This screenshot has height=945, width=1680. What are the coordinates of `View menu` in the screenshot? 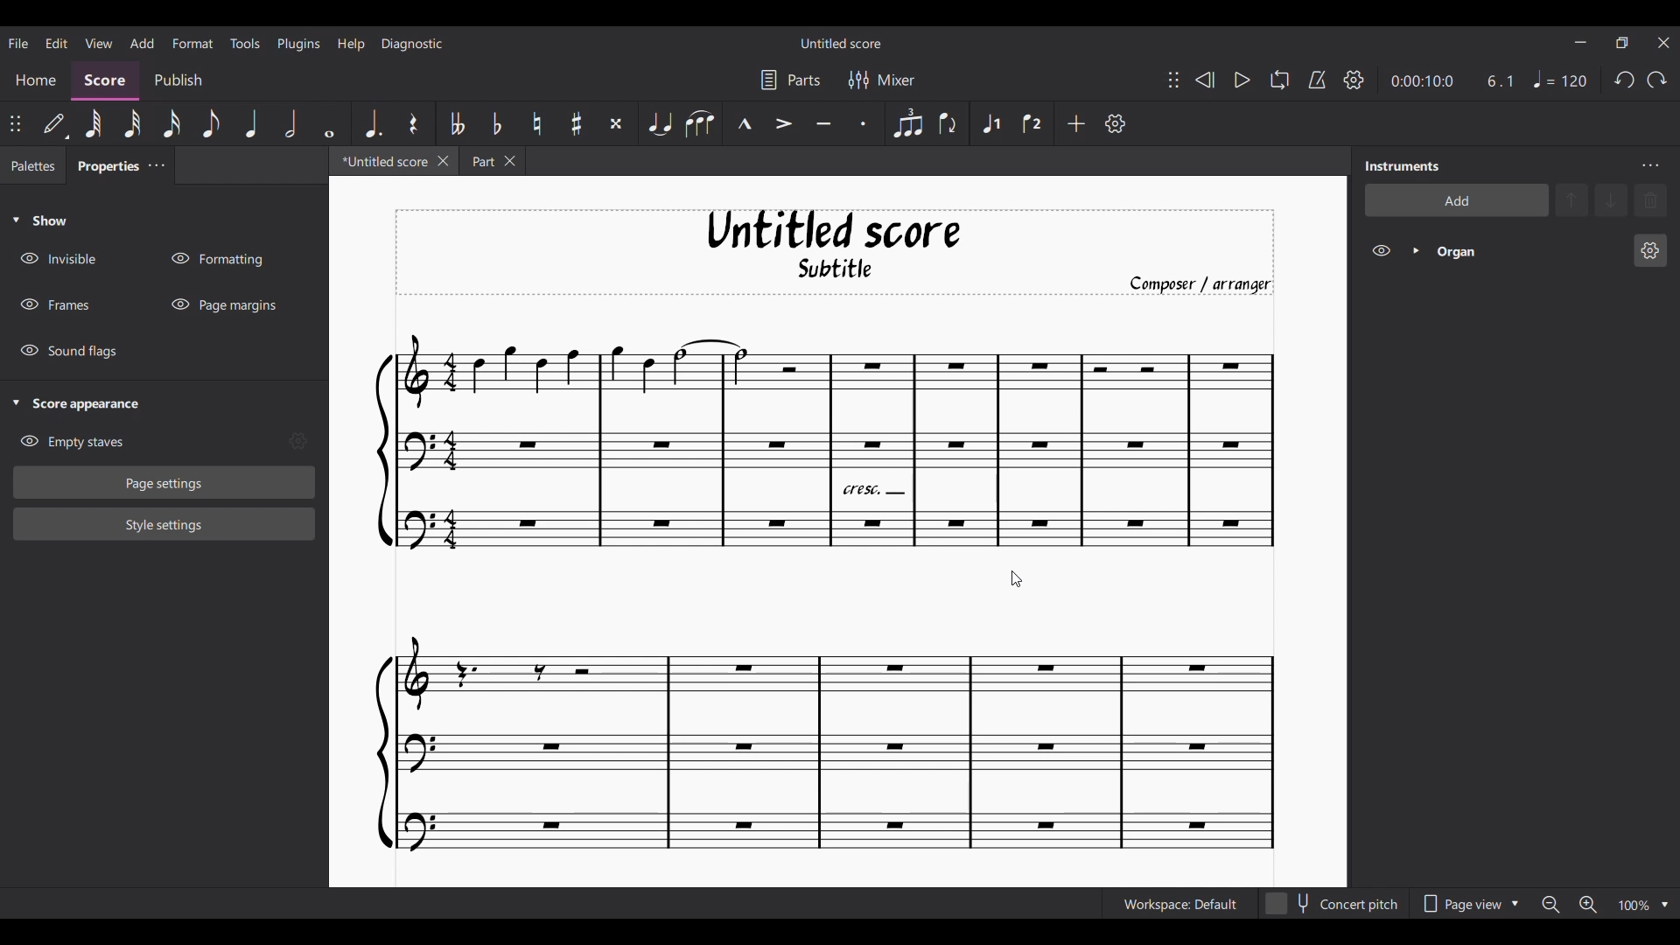 It's located at (100, 43).